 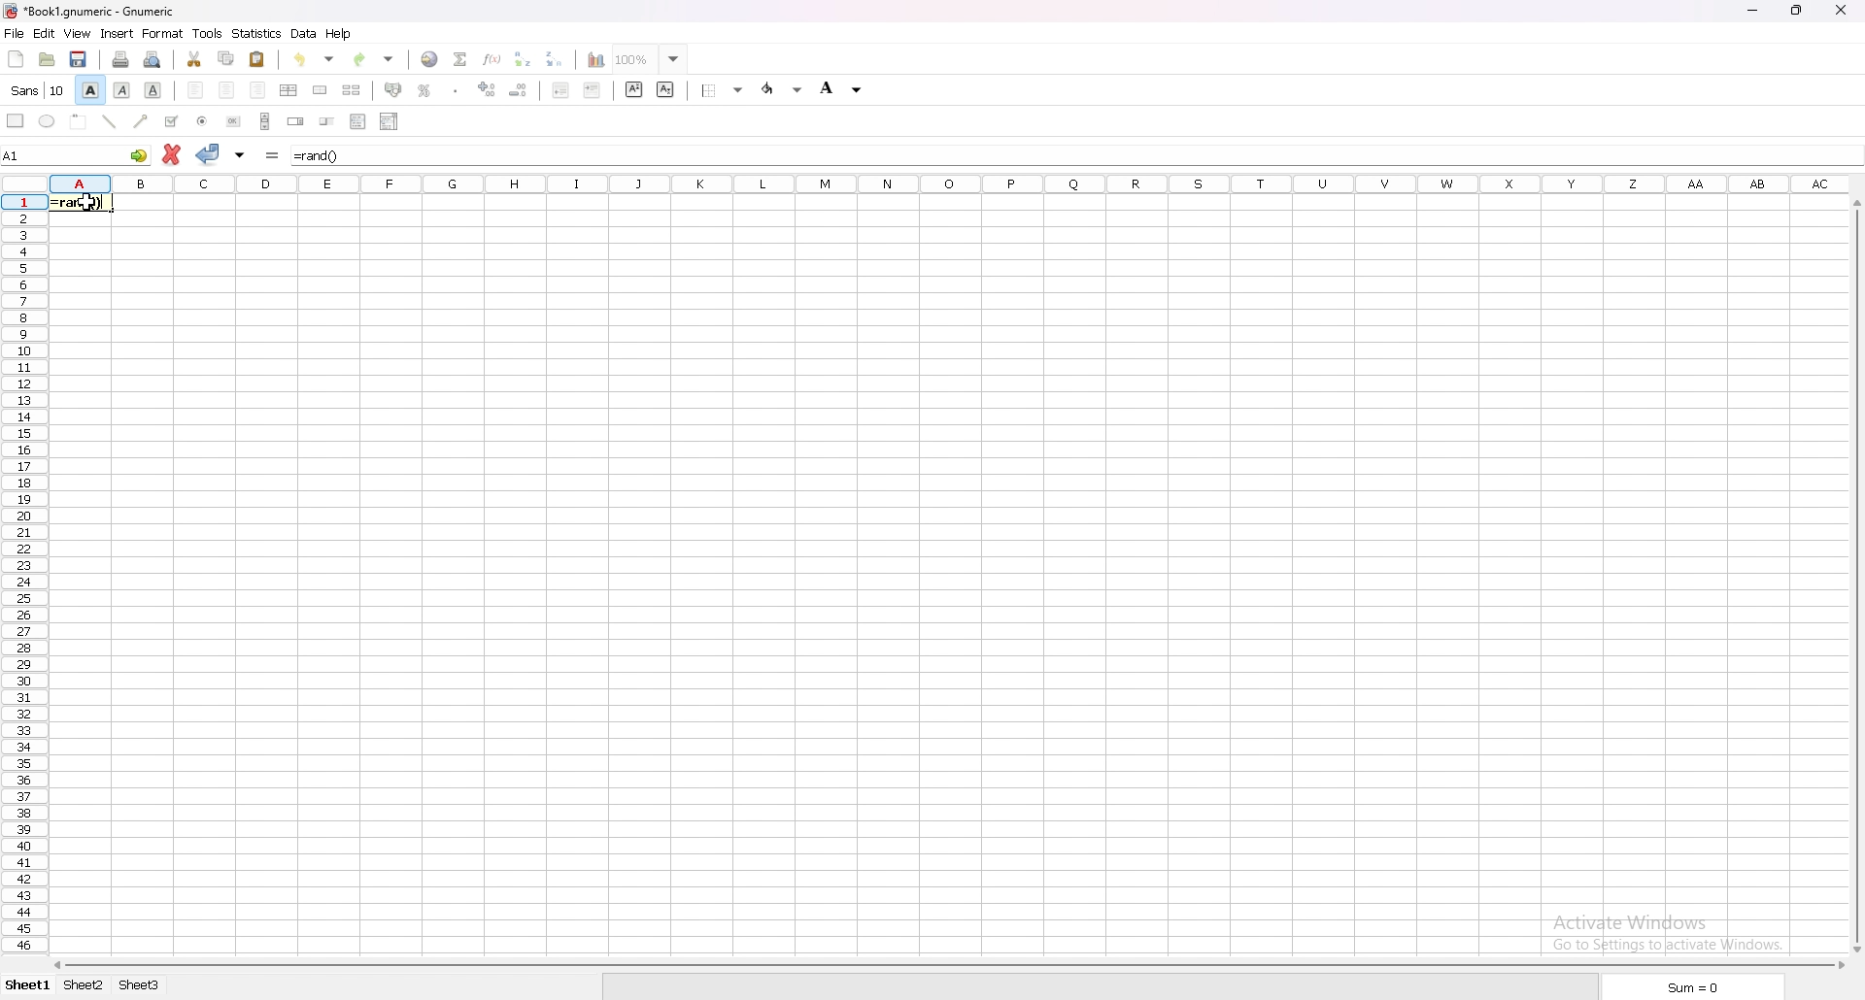 I want to click on view, so click(x=77, y=33).